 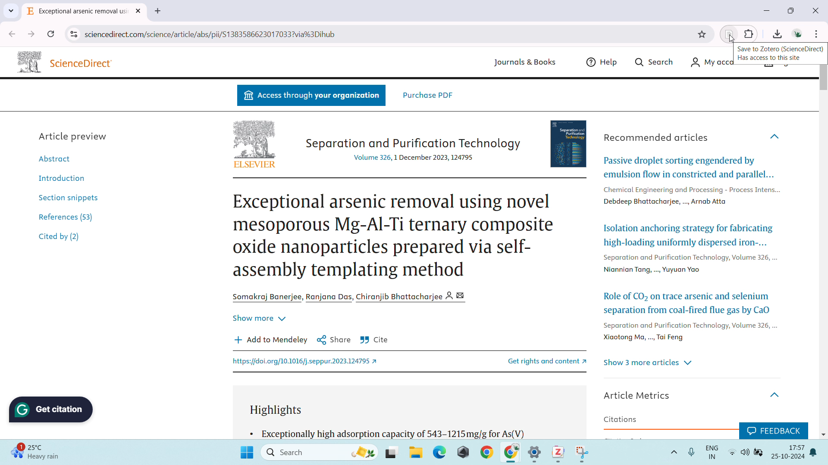 I want to click on scrollbar, so click(x=822, y=78).